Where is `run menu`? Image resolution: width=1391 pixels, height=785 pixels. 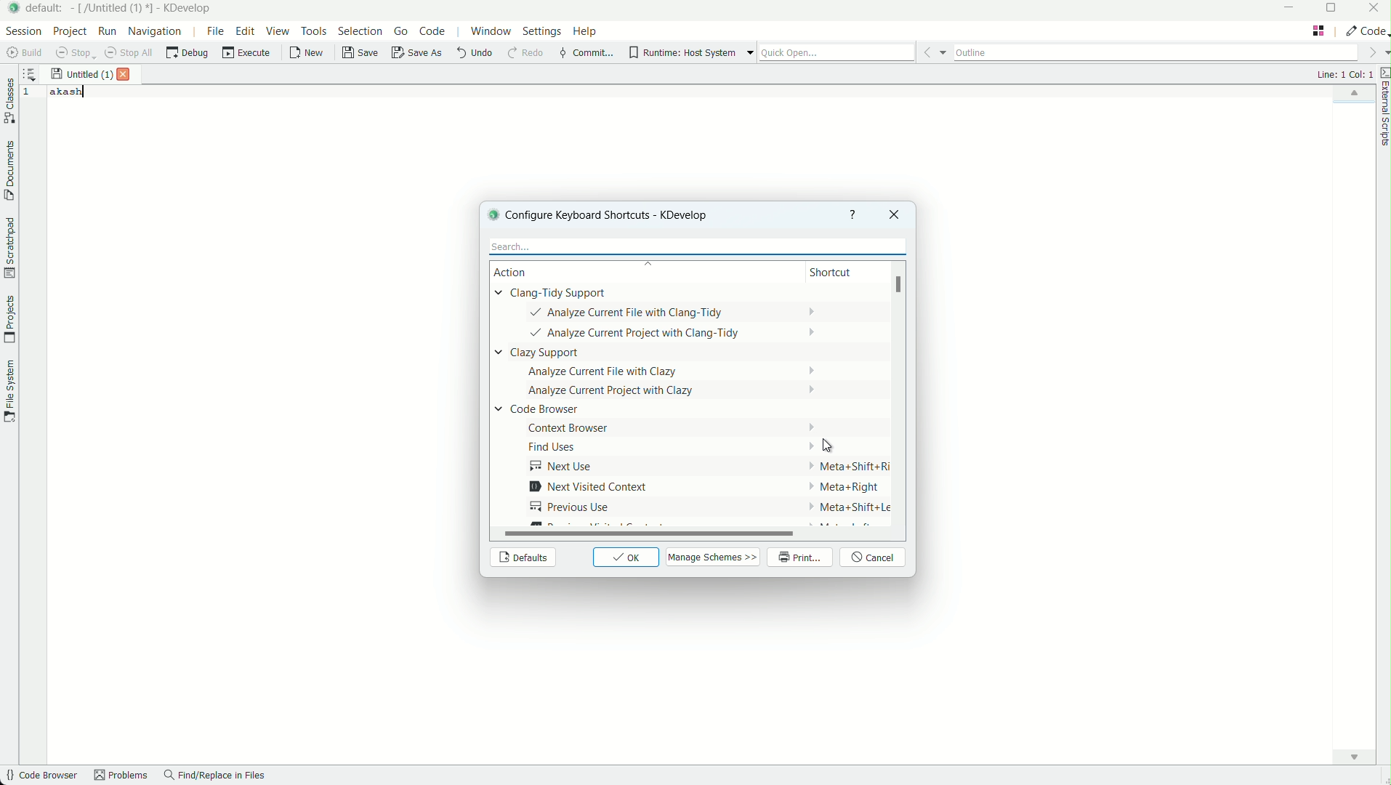
run menu is located at coordinates (108, 31).